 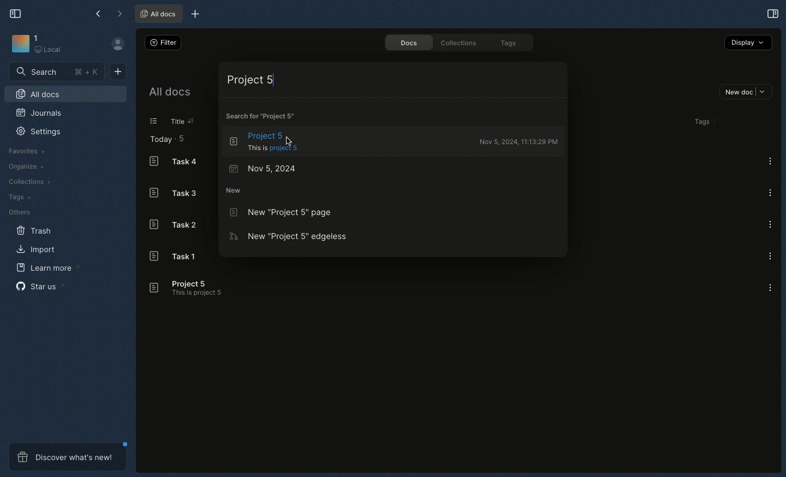 What do you see at coordinates (96, 15) in the screenshot?
I see `Back` at bounding box center [96, 15].